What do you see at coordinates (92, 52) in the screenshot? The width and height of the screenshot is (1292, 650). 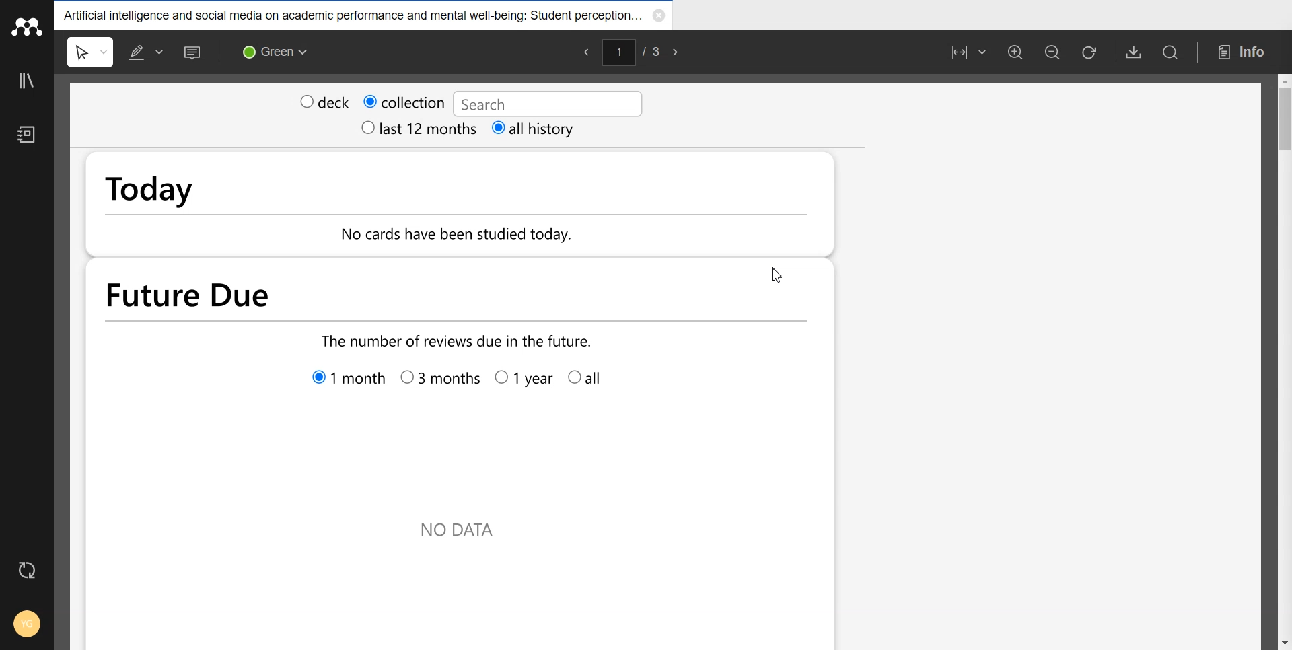 I see `Select text` at bounding box center [92, 52].